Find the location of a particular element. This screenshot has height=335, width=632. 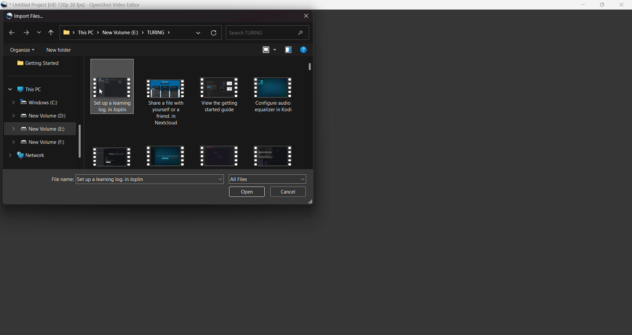

windows c is located at coordinates (36, 103).